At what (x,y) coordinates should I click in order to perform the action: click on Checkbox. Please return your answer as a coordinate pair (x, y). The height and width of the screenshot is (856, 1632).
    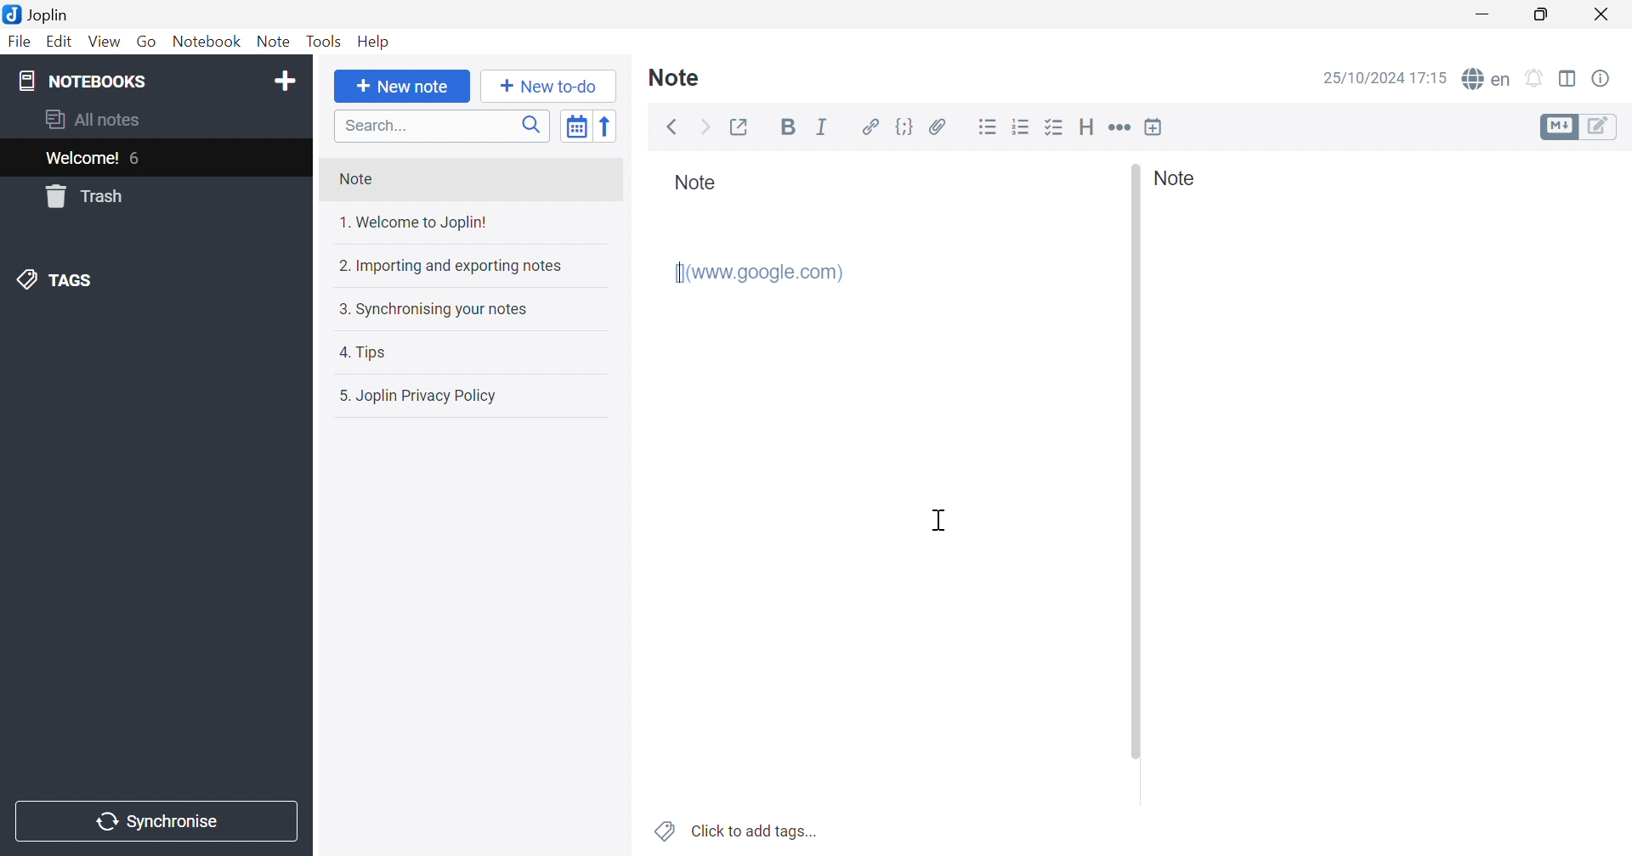
    Looking at the image, I should click on (1055, 127).